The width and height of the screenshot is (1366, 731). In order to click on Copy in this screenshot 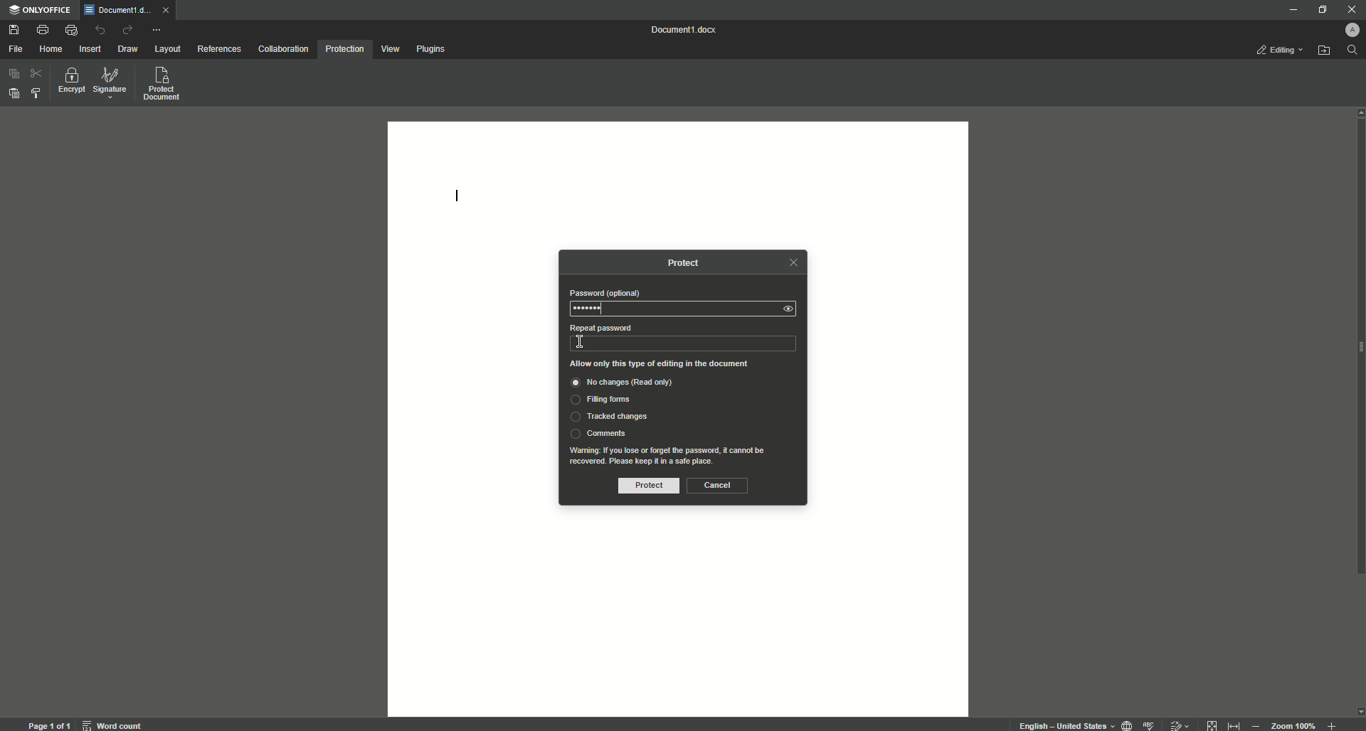, I will do `click(12, 75)`.